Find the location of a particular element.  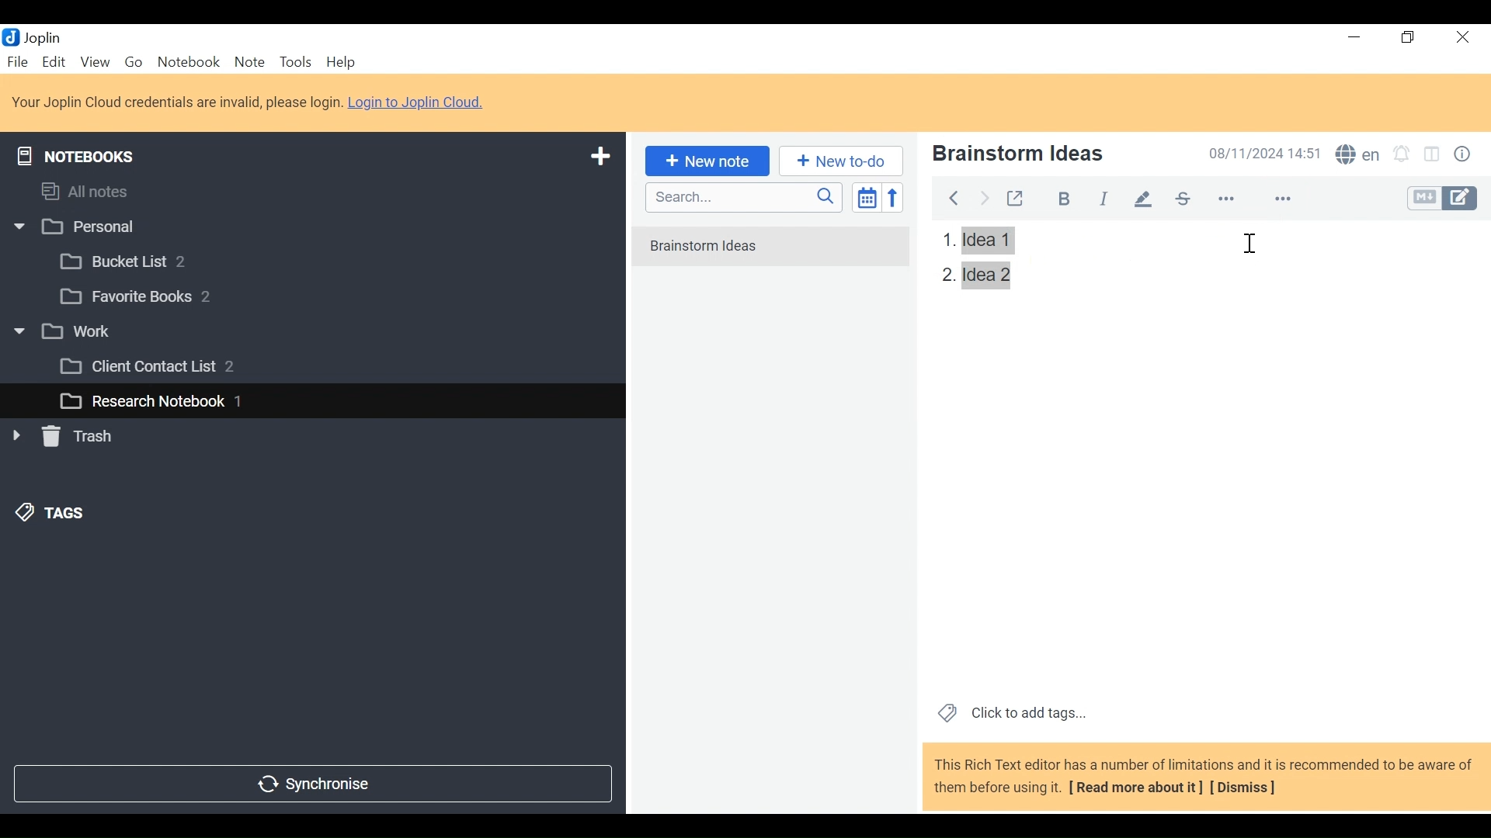

v [3 work is located at coordinates (80, 332).